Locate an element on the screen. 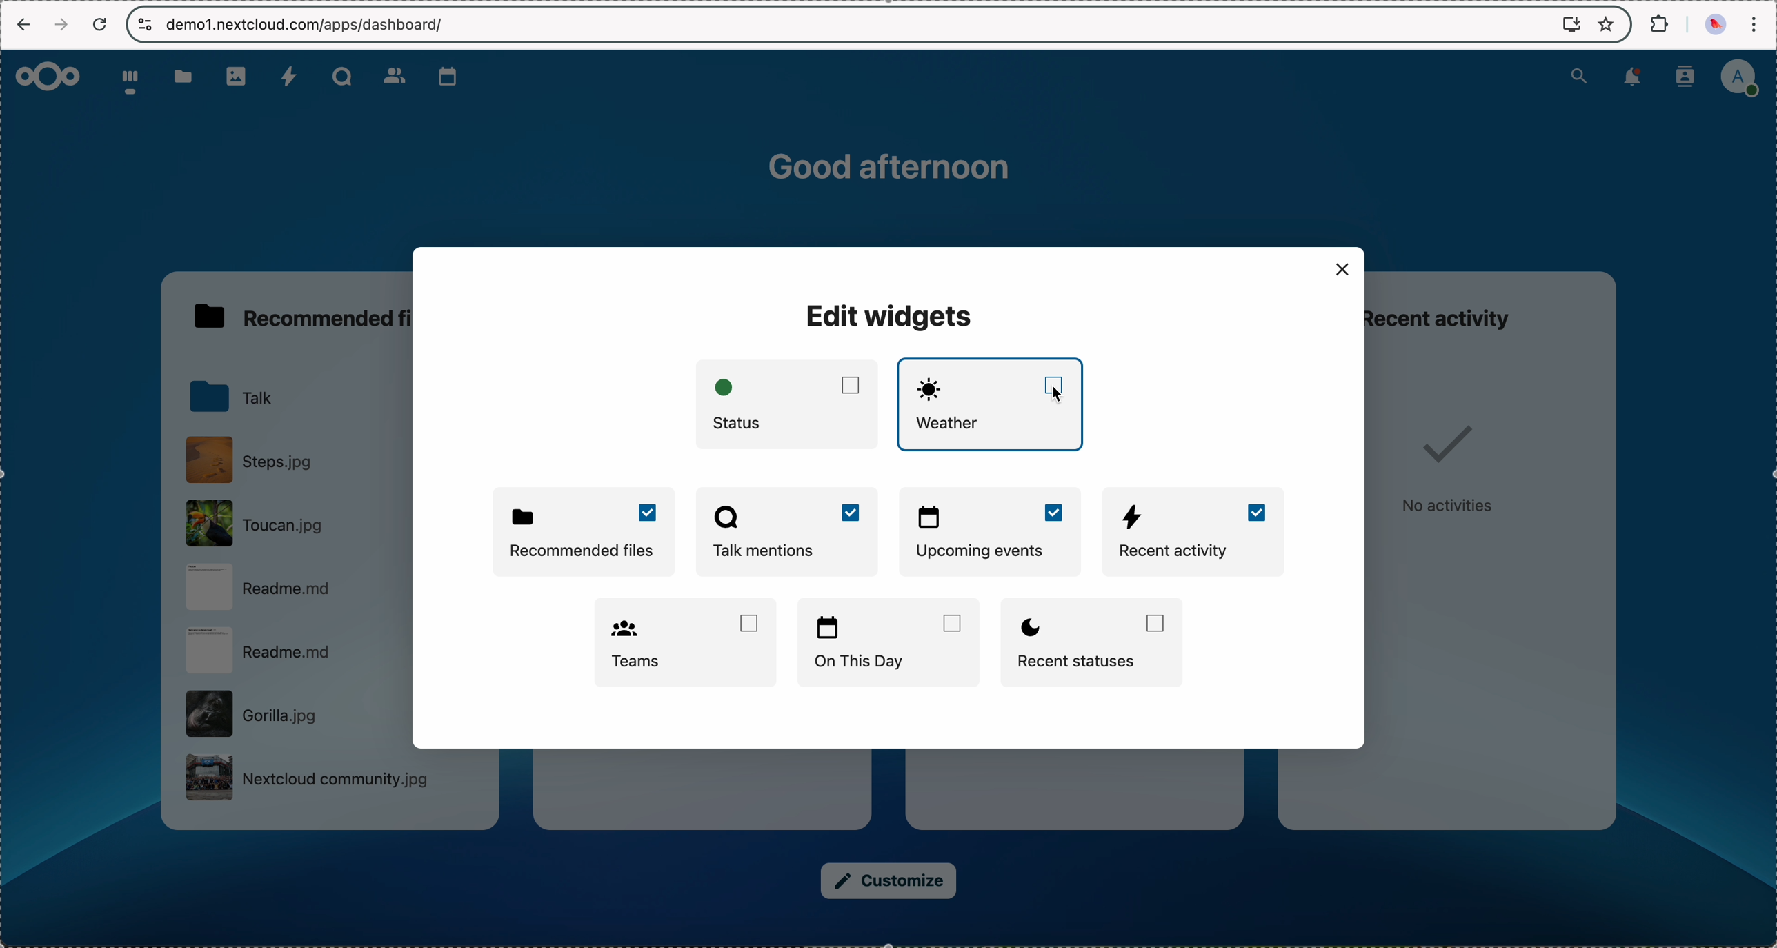 This screenshot has width=1777, height=948. extensions is located at coordinates (1657, 22).